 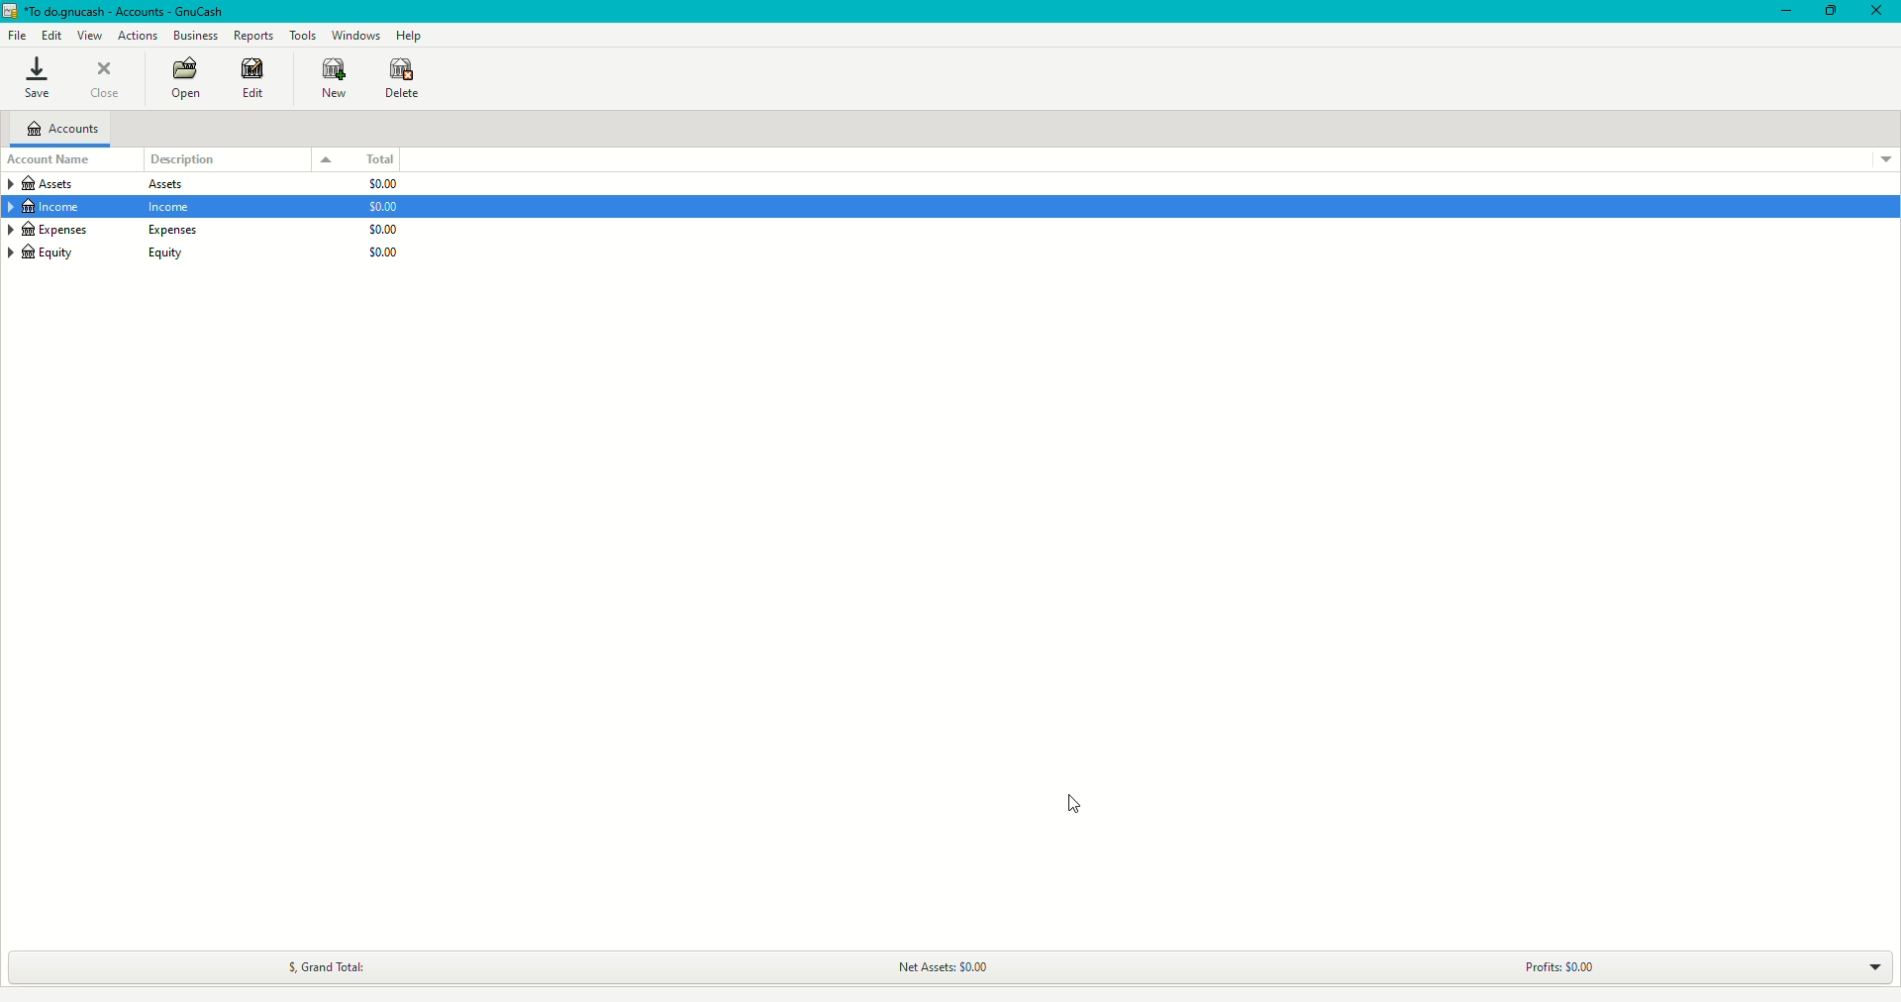 I want to click on Edit, so click(x=251, y=83).